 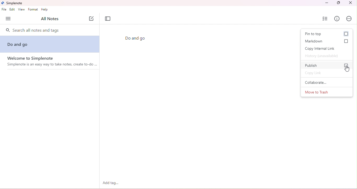 I want to click on collaborate, so click(x=325, y=82).